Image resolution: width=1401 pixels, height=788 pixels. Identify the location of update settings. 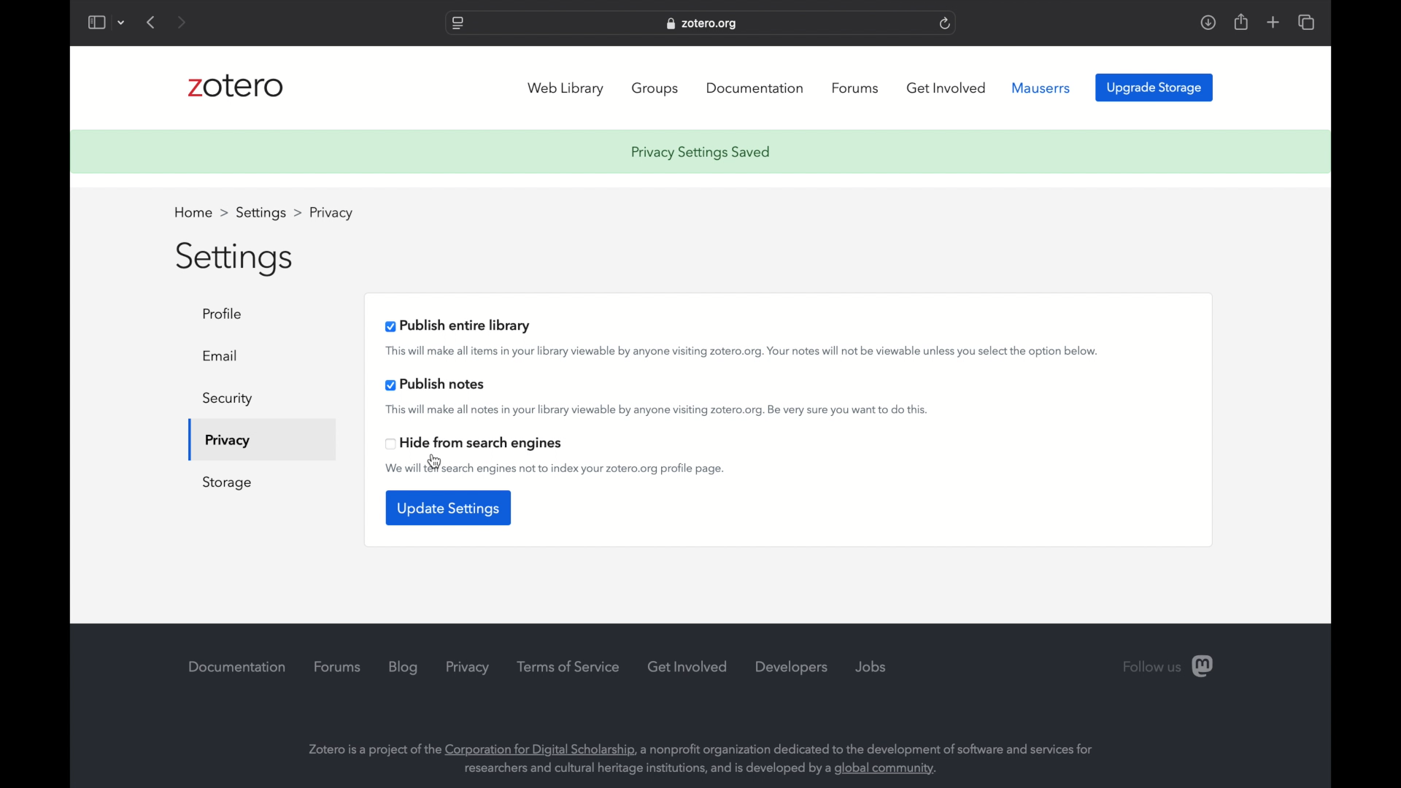
(448, 509).